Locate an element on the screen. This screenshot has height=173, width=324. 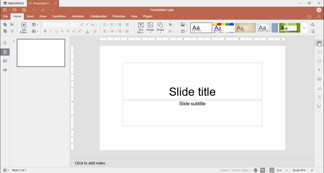
numbering is located at coordinates (113, 25).